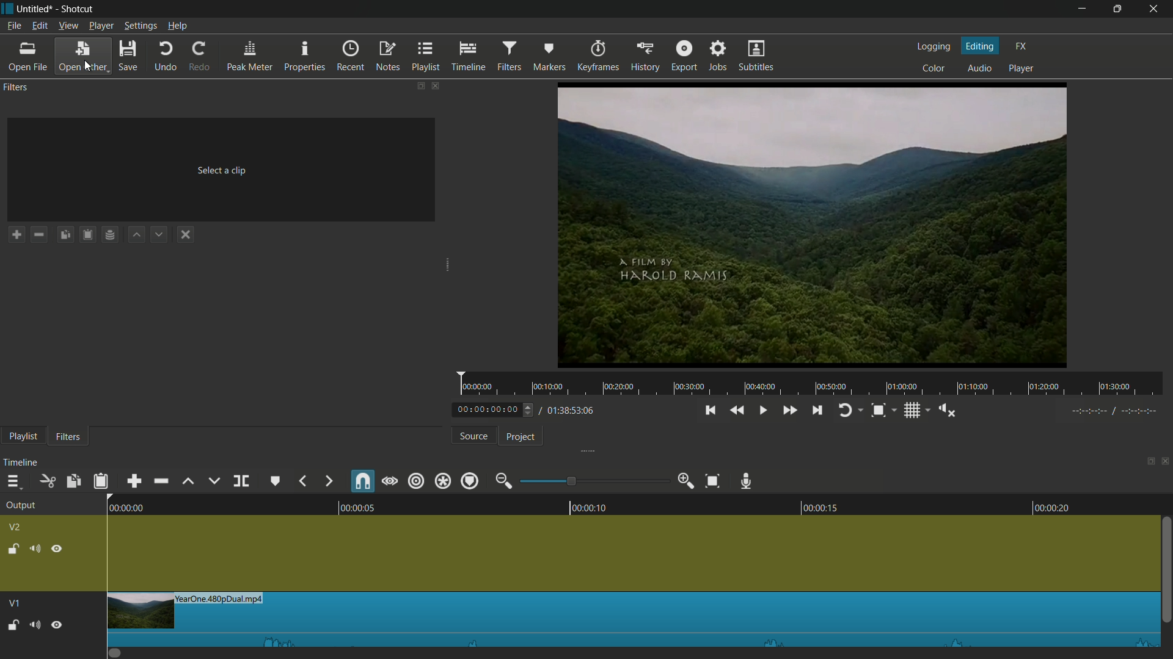  What do you see at coordinates (302, 480) in the screenshot?
I see `backward` at bounding box center [302, 480].